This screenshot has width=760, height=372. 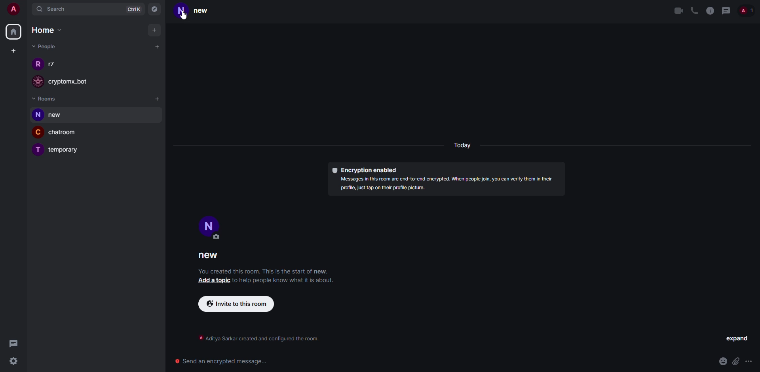 What do you see at coordinates (45, 98) in the screenshot?
I see `rooms` at bounding box center [45, 98].